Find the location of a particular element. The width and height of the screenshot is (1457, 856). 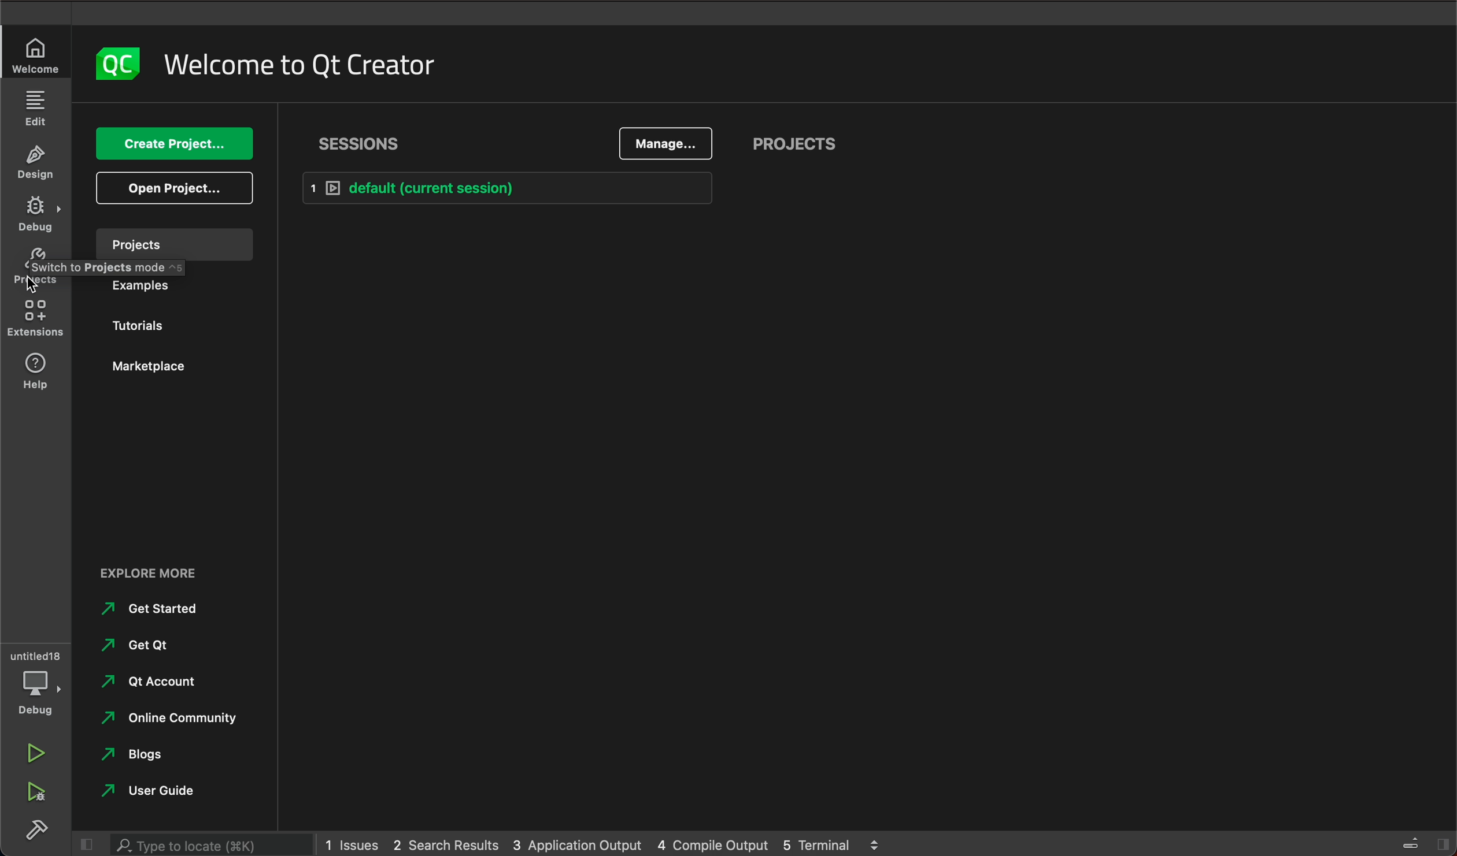

WELCOME is located at coordinates (36, 54).